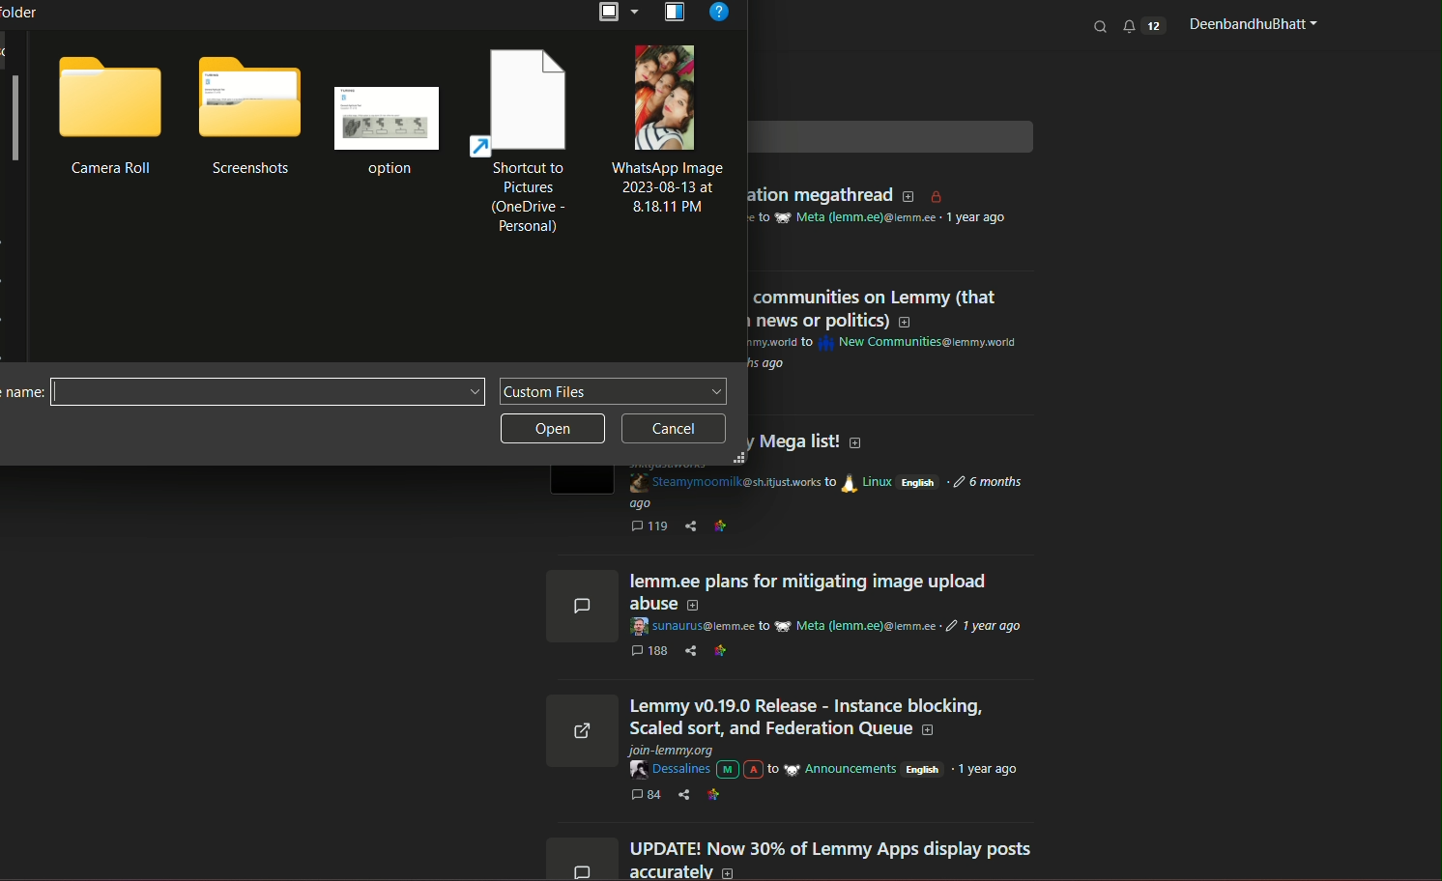 The width and height of the screenshot is (1442, 881). Describe the element at coordinates (526, 101) in the screenshot. I see `page` at that location.